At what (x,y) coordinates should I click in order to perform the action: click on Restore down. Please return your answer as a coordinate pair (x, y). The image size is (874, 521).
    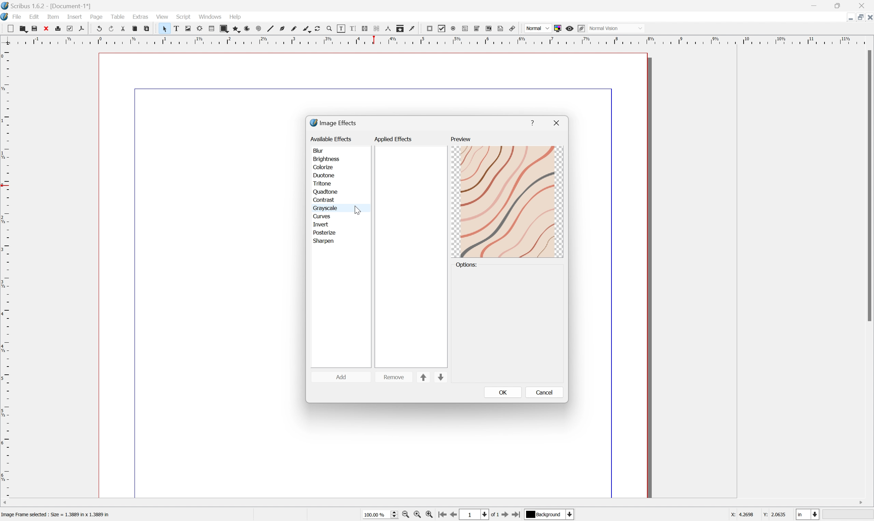
    Looking at the image, I should click on (840, 6).